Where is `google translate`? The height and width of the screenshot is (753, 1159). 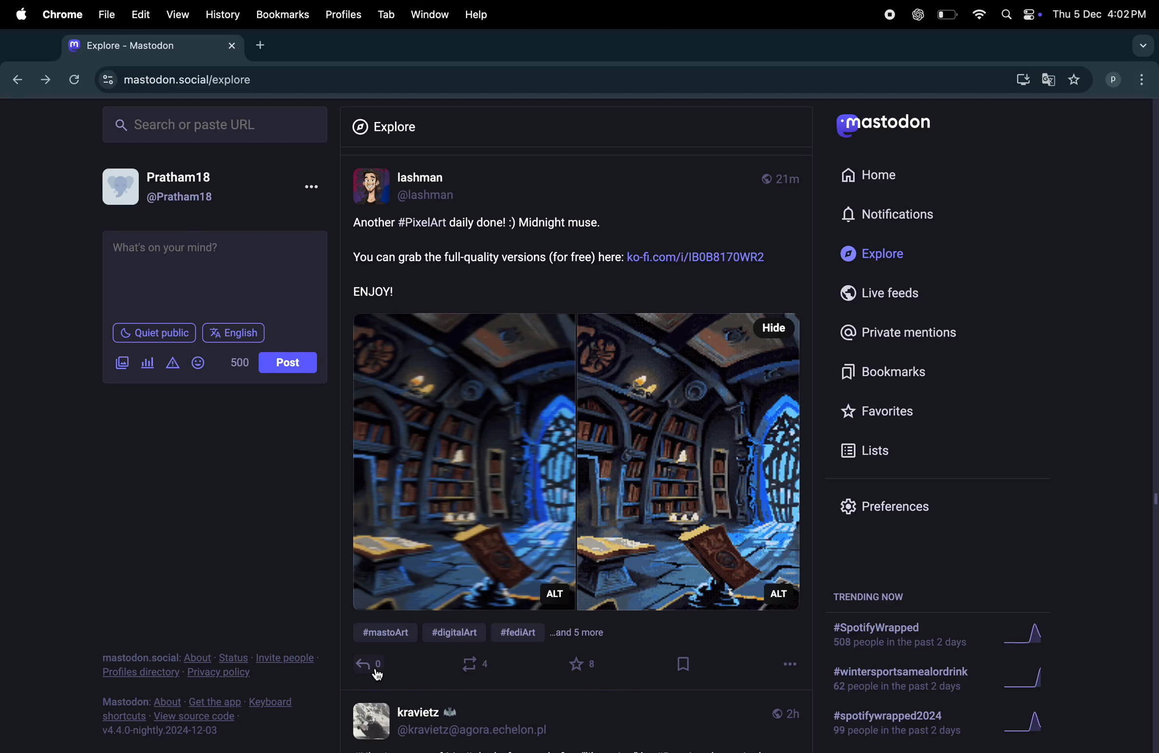
google translate is located at coordinates (1047, 80).